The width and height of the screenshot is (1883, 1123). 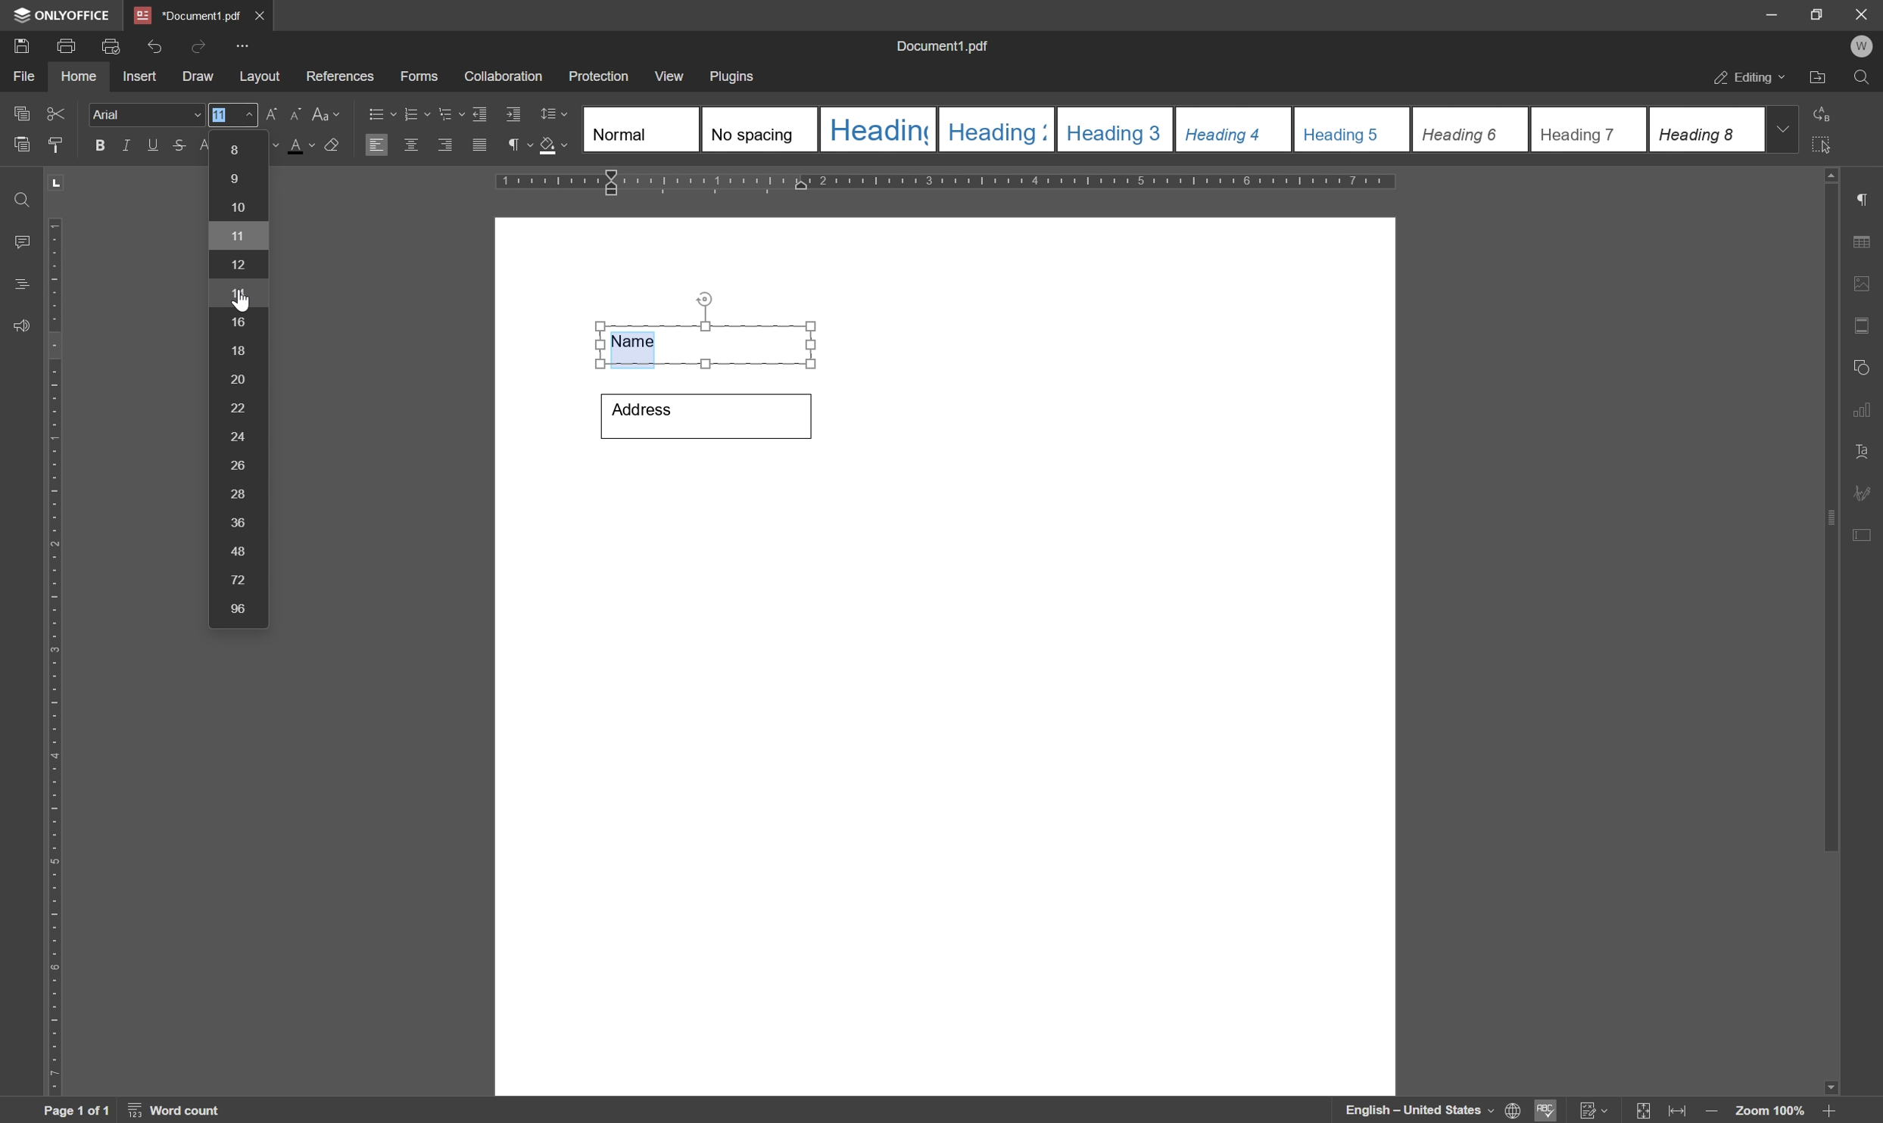 What do you see at coordinates (57, 143) in the screenshot?
I see `copy style` at bounding box center [57, 143].